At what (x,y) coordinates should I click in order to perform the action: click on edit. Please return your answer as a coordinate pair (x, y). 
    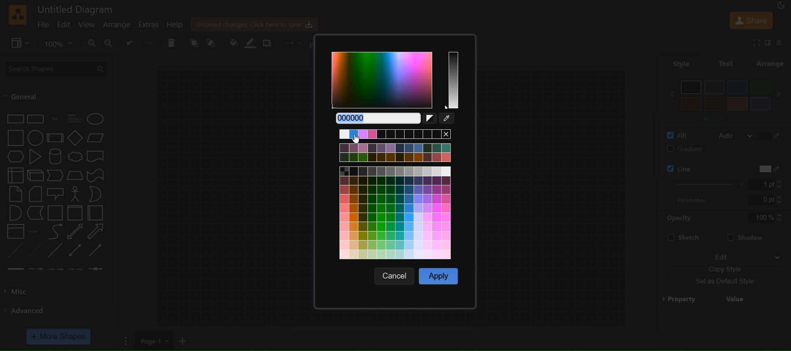
    Looking at the image, I should click on (724, 255).